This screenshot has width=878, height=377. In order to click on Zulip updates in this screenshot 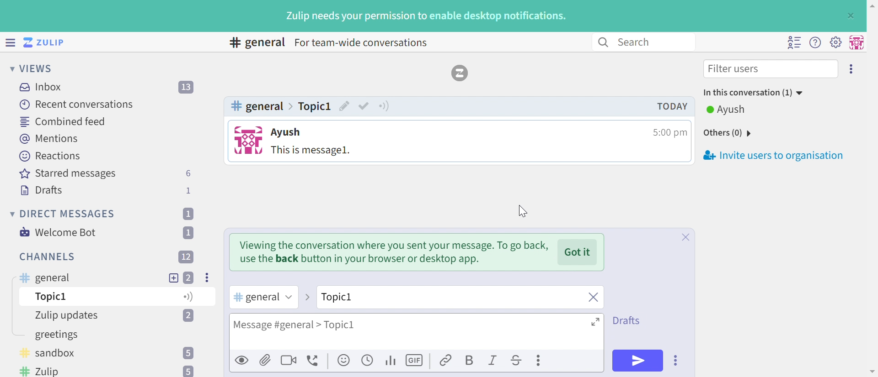, I will do `click(73, 315)`.